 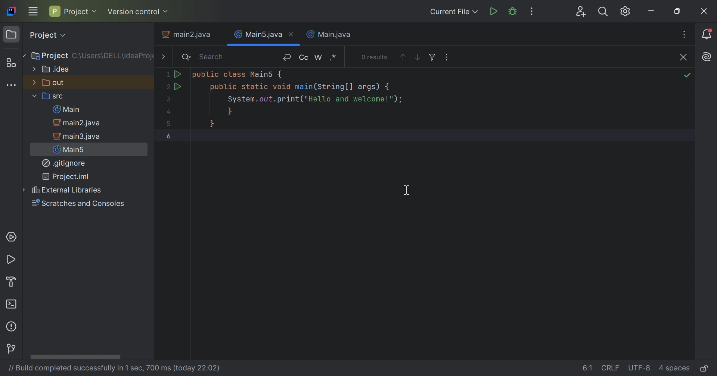 What do you see at coordinates (433, 56) in the screenshot?
I see `Filter Search results` at bounding box center [433, 56].